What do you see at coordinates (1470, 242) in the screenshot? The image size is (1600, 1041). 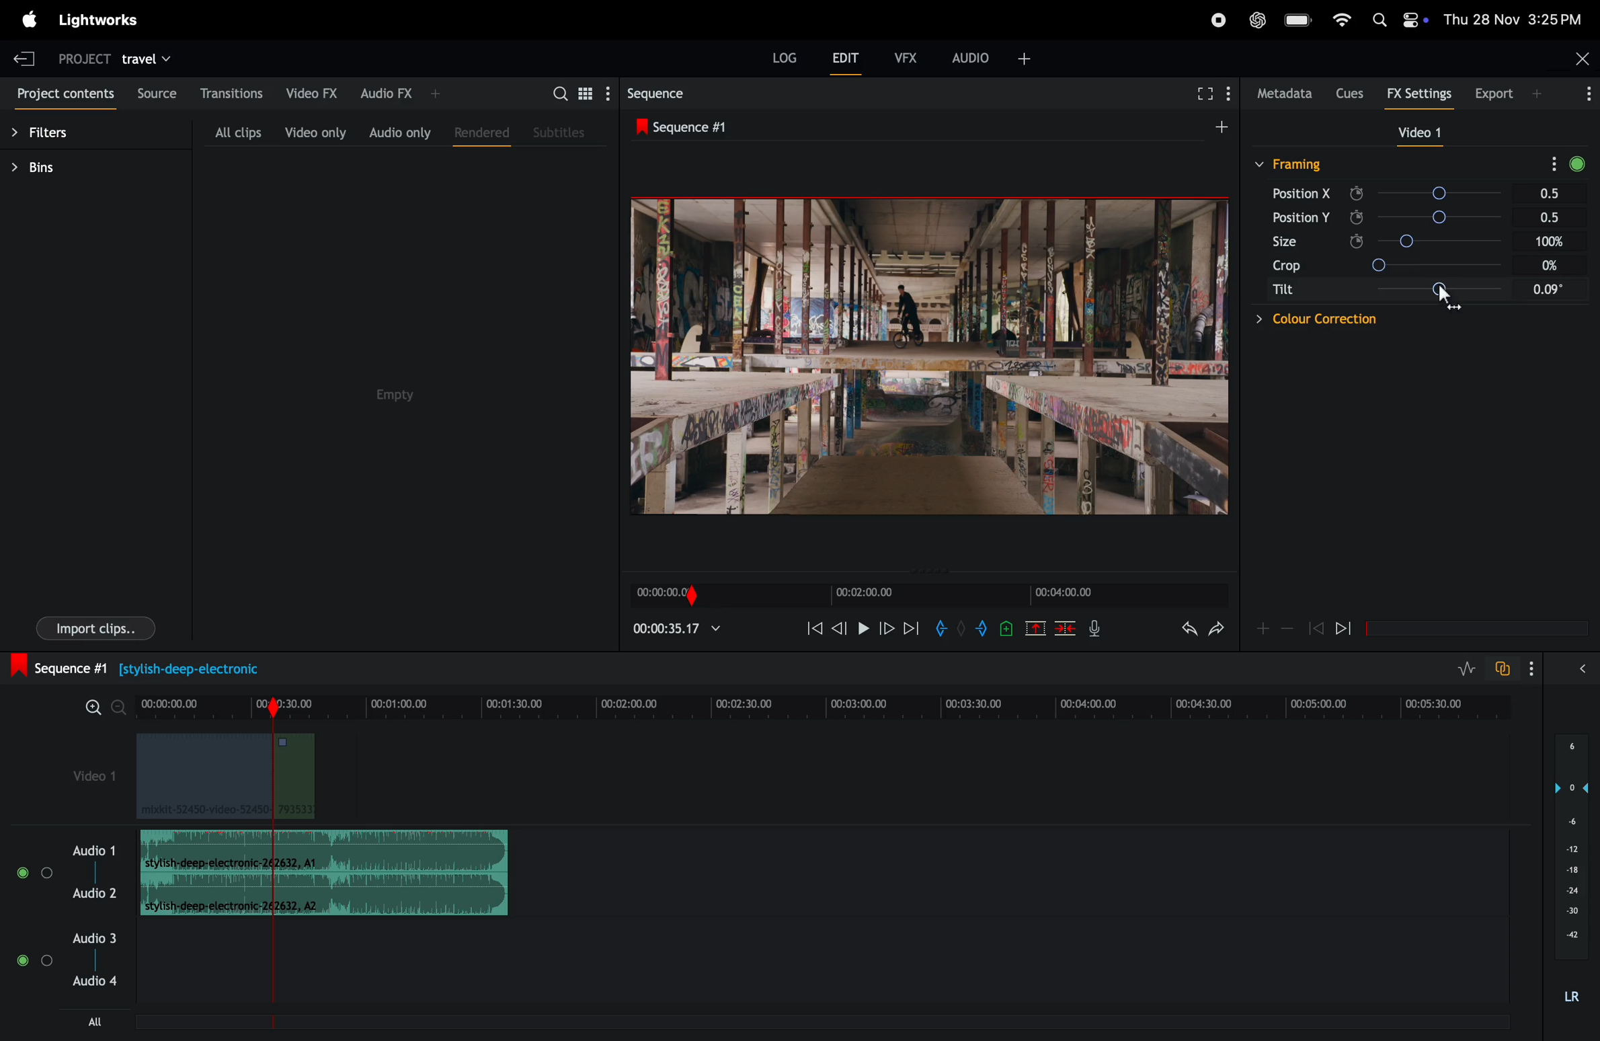 I see `Size slider` at bounding box center [1470, 242].